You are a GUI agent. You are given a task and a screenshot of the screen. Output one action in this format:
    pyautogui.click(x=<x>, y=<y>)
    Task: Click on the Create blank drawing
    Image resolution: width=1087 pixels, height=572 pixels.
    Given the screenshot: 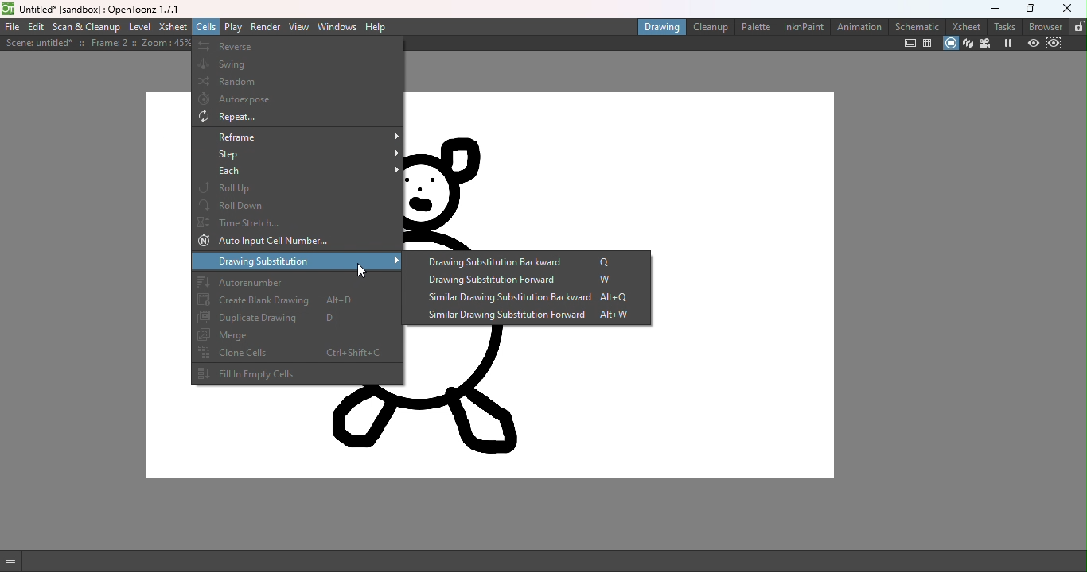 What is the action you would take?
    pyautogui.click(x=296, y=301)
    